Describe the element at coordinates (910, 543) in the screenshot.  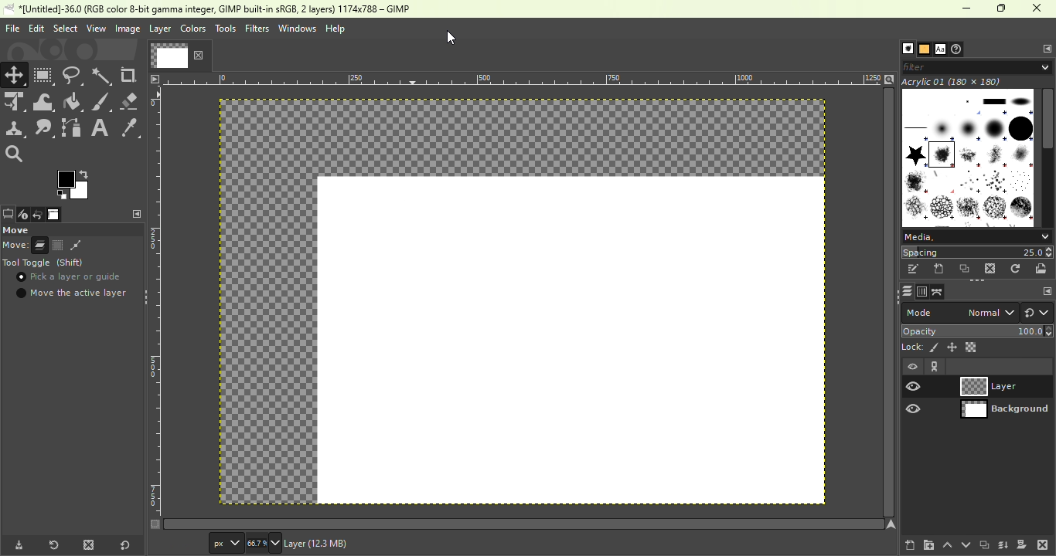
I see `Create a new layer` at that location.